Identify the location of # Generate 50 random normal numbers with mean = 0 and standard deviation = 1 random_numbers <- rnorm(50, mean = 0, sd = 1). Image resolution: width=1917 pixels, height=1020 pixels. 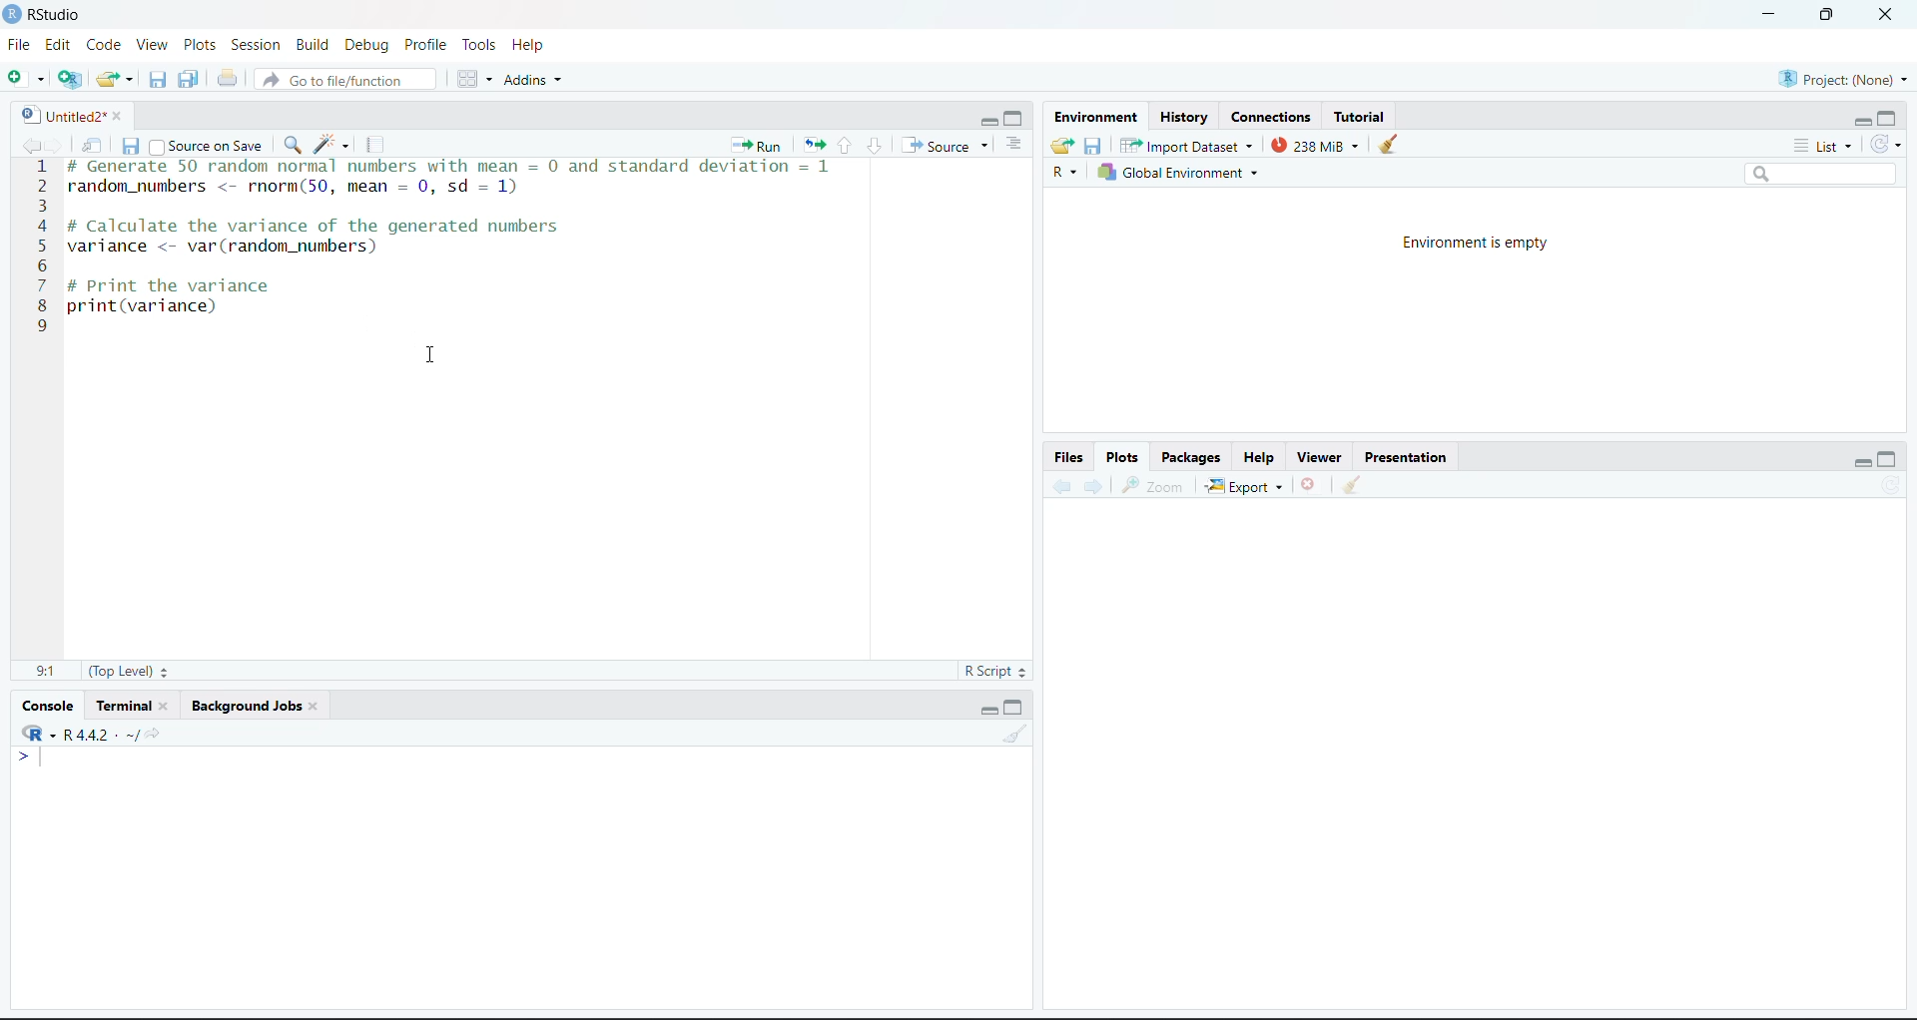
(459, 180).